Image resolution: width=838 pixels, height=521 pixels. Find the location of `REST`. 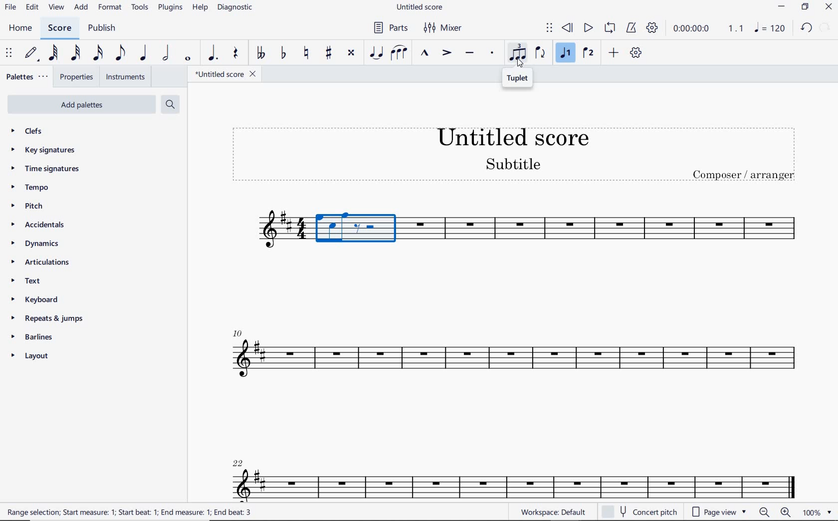

REST is located at coordinates (234, 54).